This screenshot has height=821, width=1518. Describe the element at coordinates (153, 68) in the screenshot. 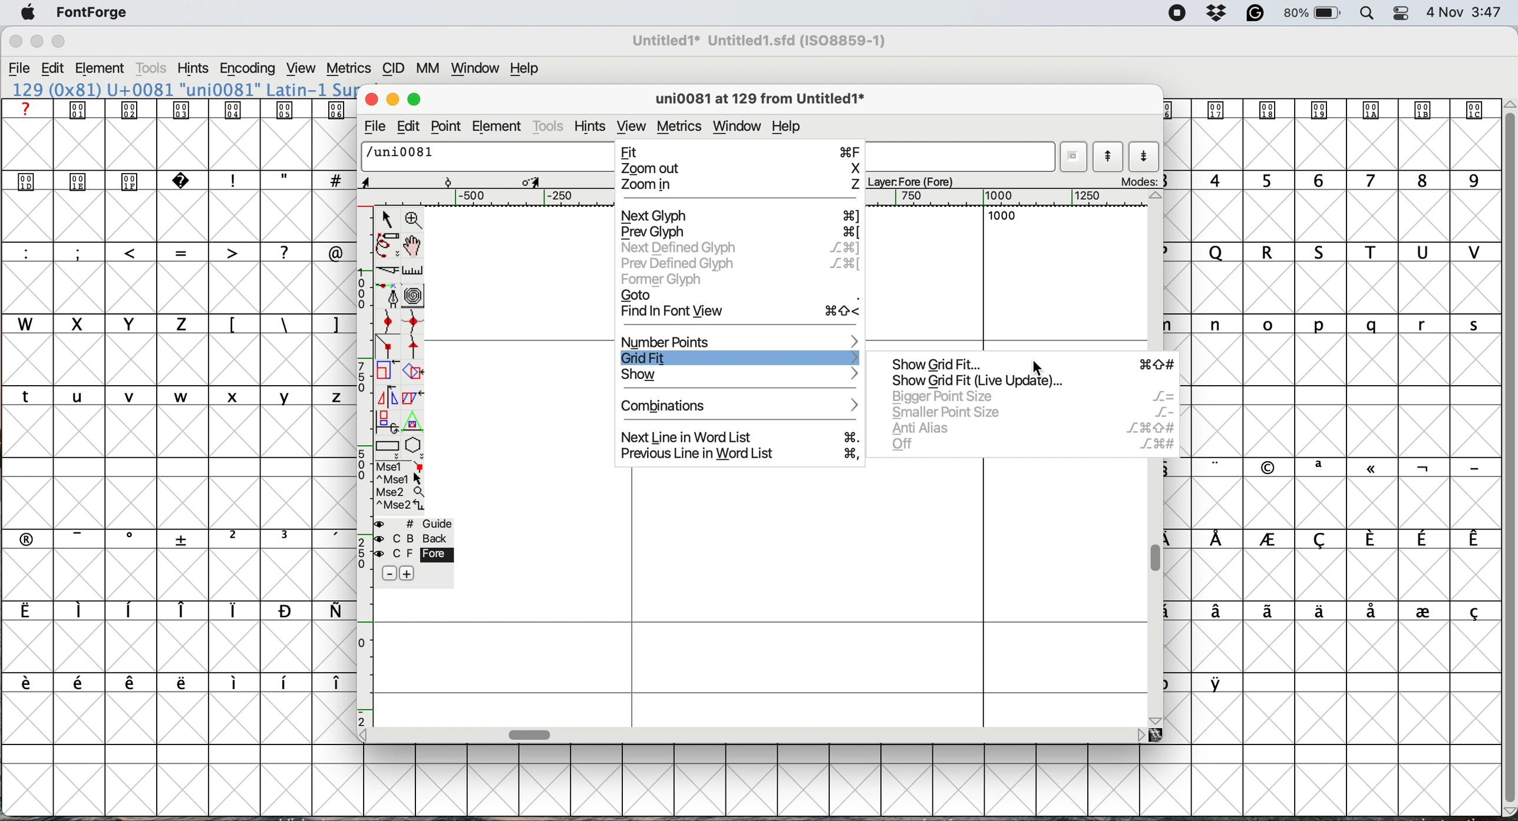

I see `Tools` at that location.